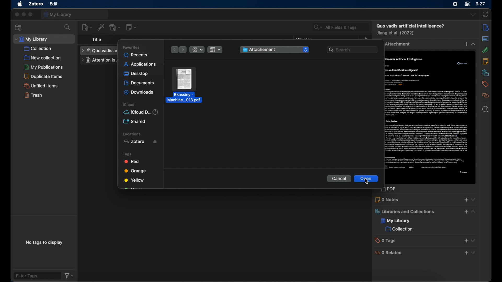 The width and height of the screenshot is (502, 282). Describe the element at coordinates (454, 4) in the screenshot. I see `screen recorder icon` at that location.